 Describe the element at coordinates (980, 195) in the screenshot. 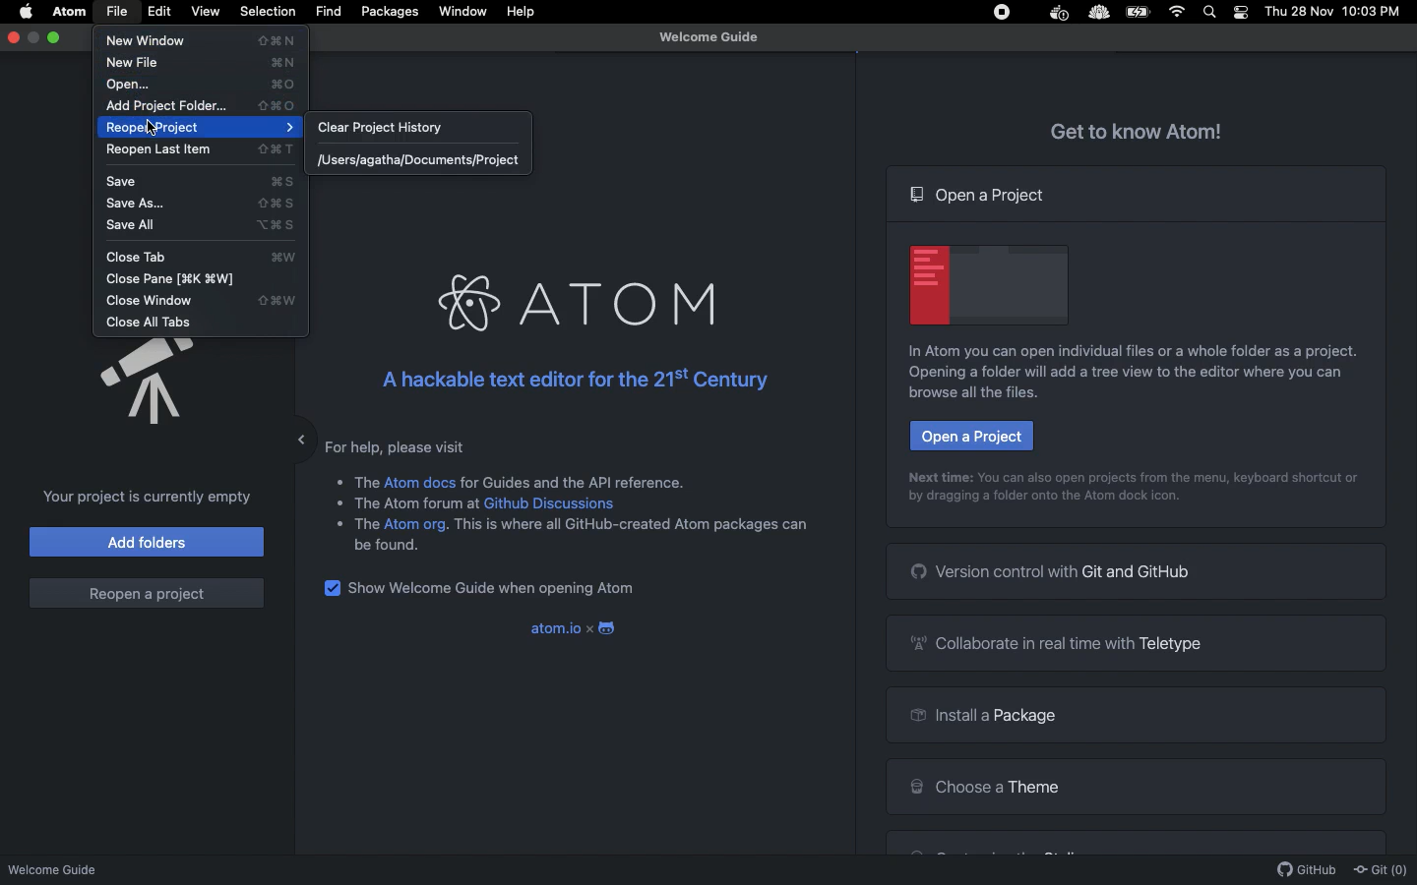

I see `Open a project` at that location.